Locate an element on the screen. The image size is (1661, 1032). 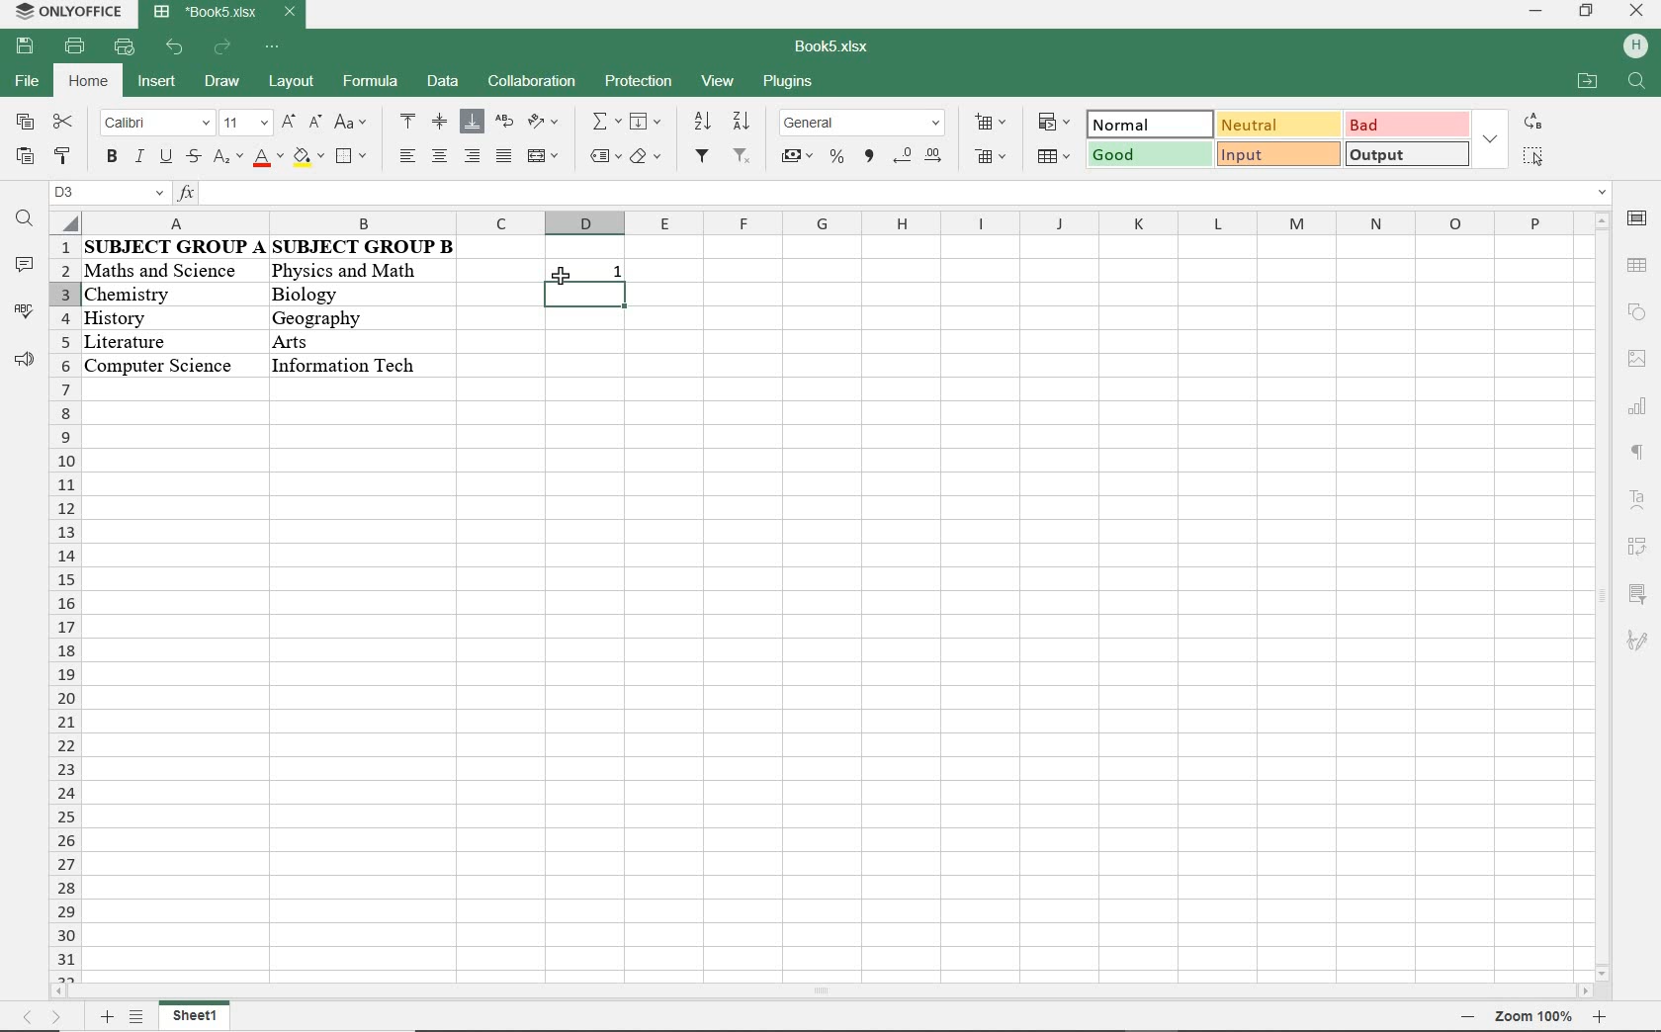
font size is located at coordinates (242, 124).